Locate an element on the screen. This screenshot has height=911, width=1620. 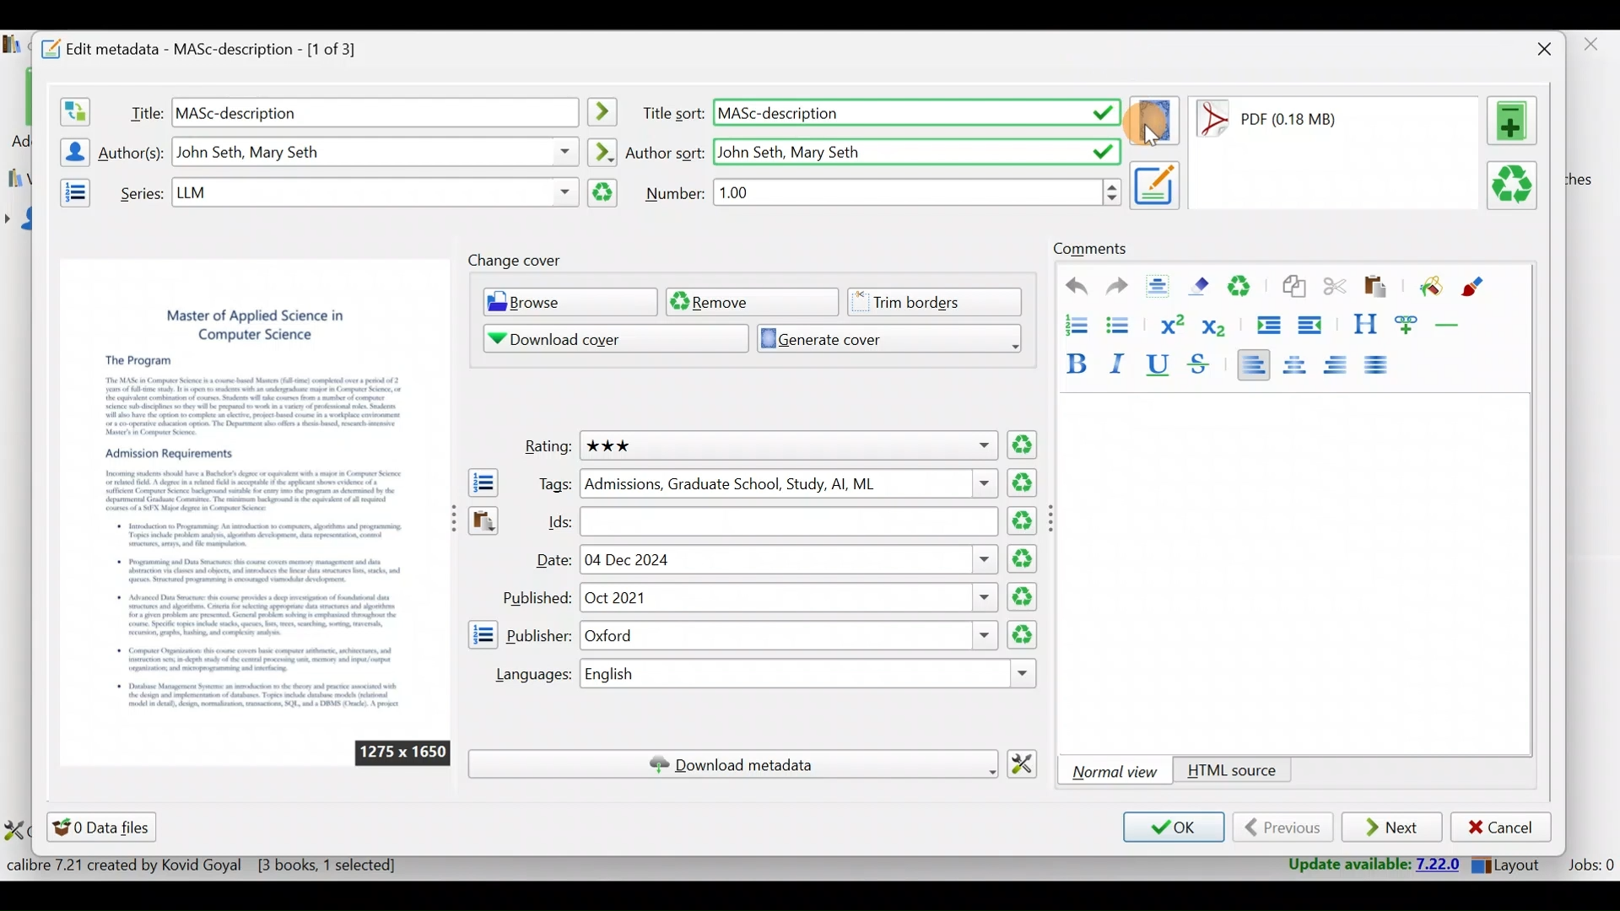
 Close is located at coordinates (1594, 49).